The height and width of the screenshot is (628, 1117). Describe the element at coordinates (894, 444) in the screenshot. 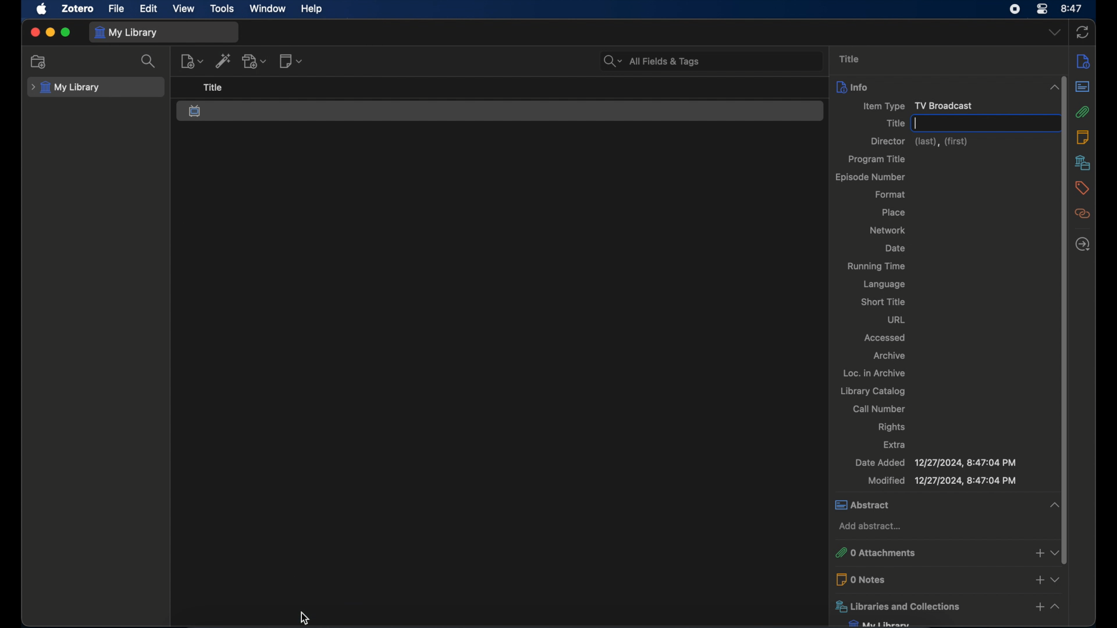

I see `extra` at that location.